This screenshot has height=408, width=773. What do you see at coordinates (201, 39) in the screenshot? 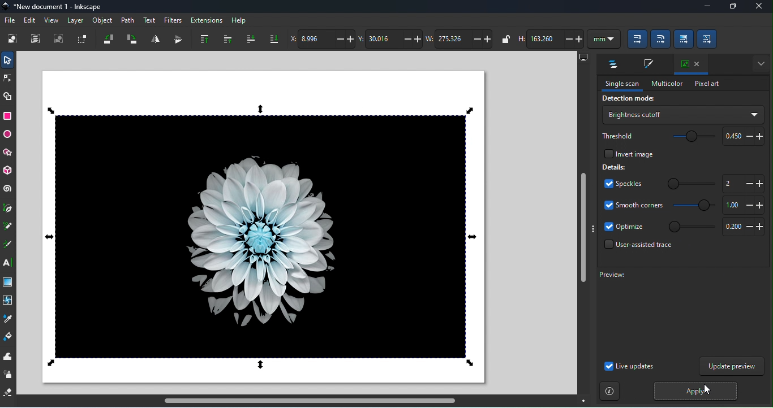
I see `Raise selection to top` at bounding box center [201, 39].